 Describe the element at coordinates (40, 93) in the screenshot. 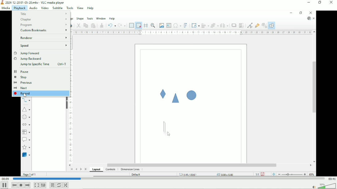

I see `Record` at that location.